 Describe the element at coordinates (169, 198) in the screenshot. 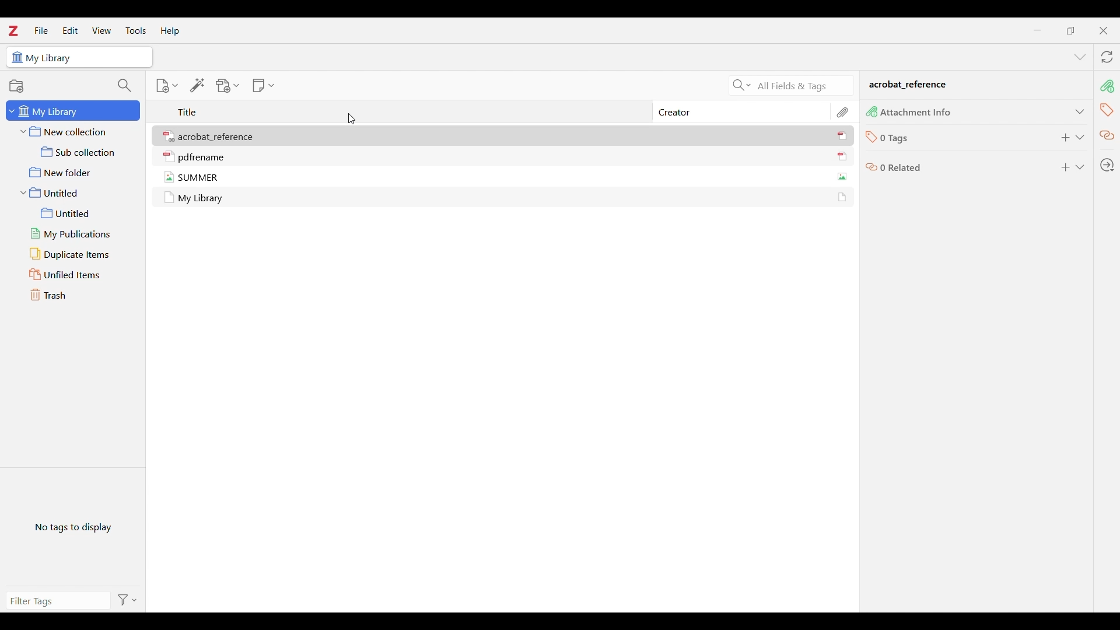

I see `icon` at that location.